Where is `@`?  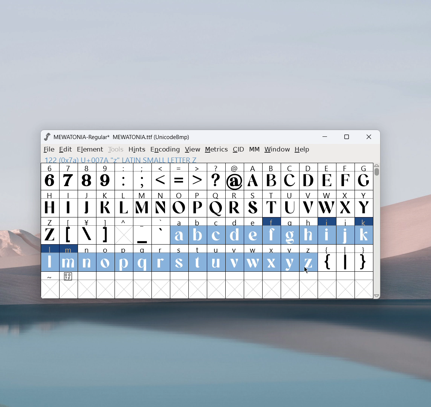
@ is located at coordinates (235, 177).